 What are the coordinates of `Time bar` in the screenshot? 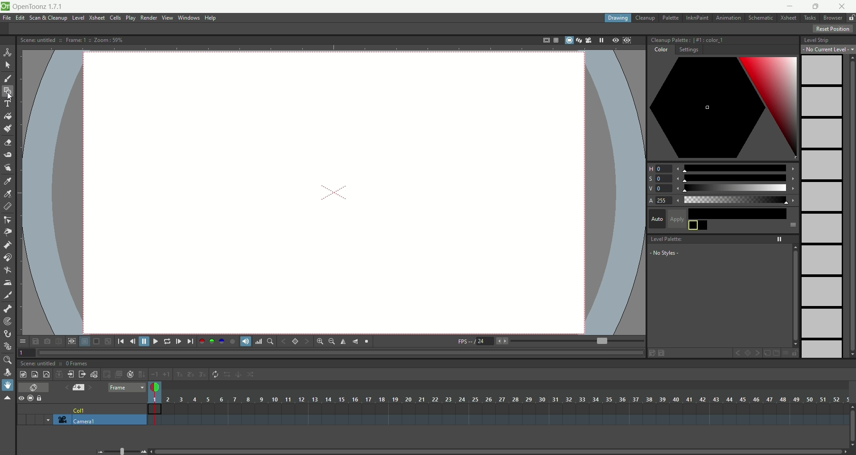 It's located at (506, 399).